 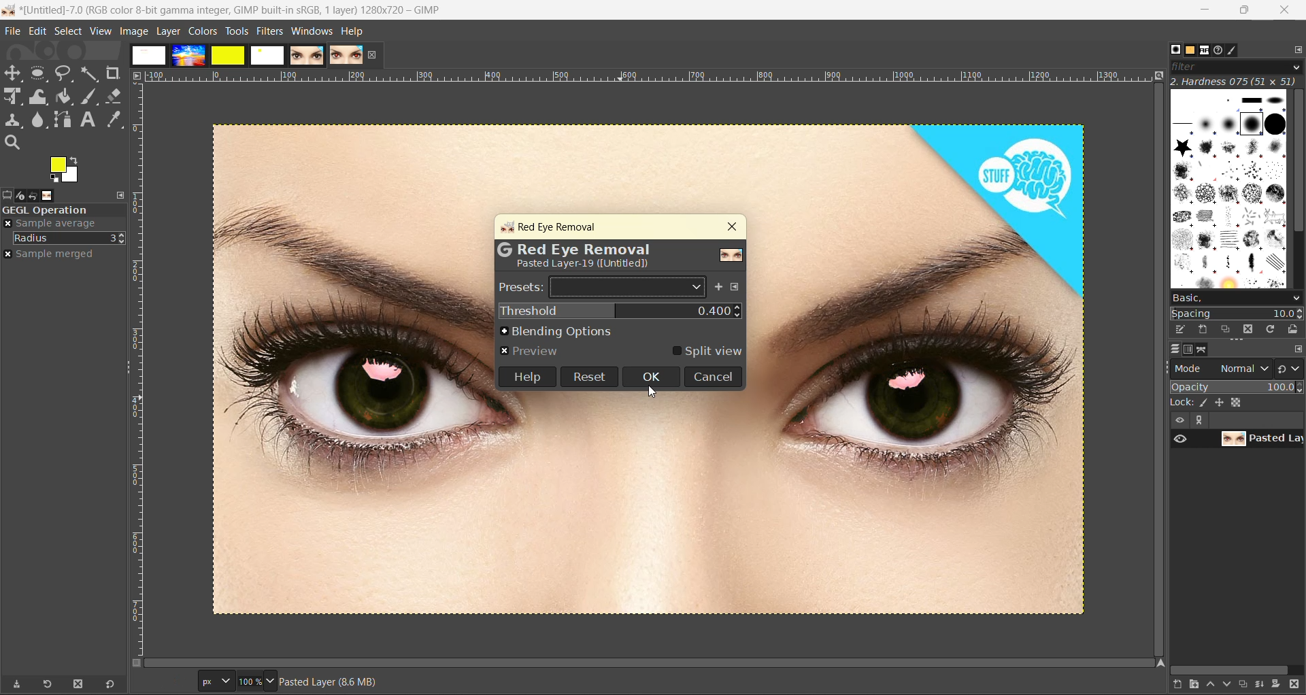 I want to click on horizontal scroll bar, so click(x=1233, y=668).